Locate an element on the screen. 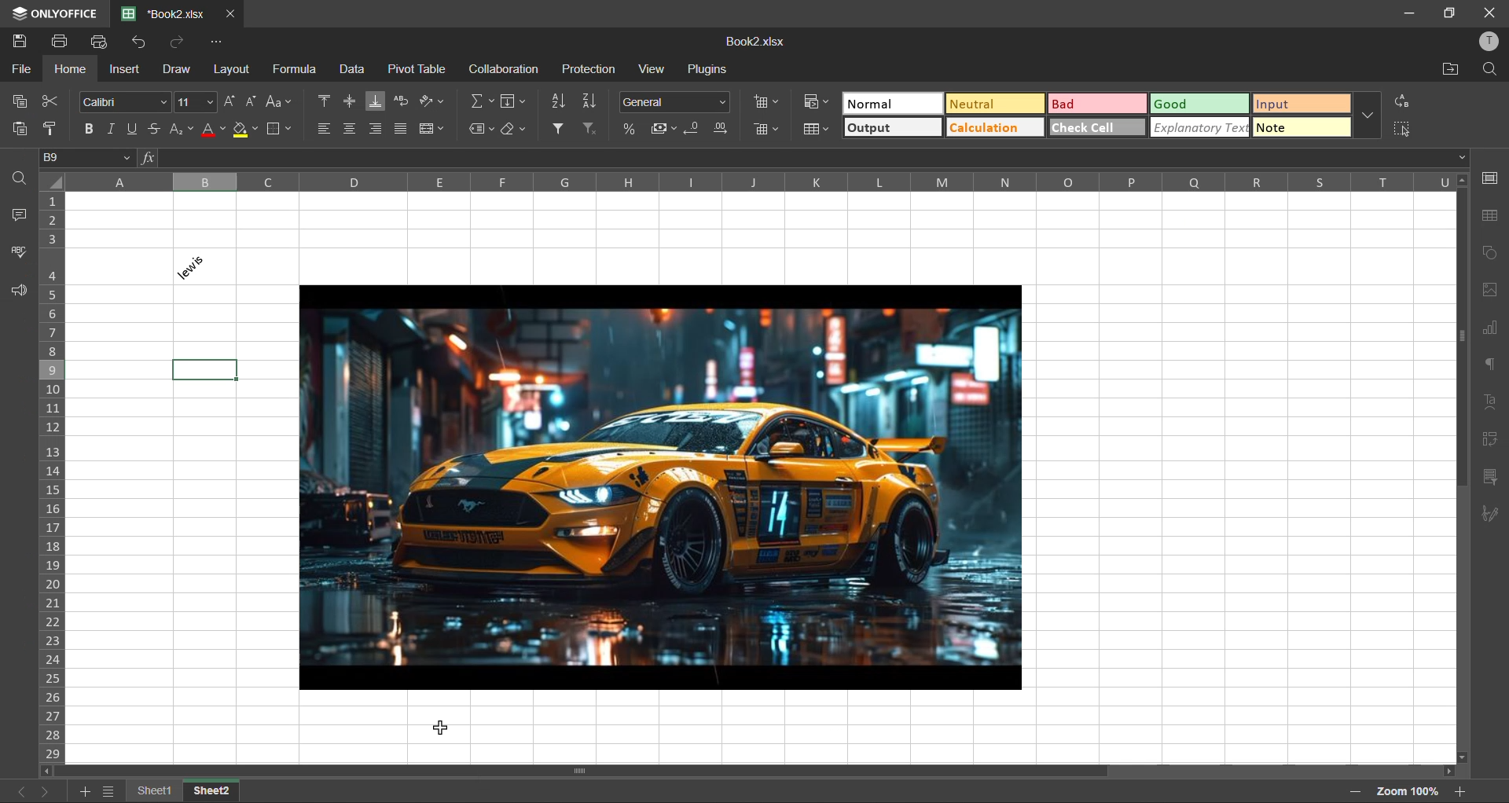 The width and height of the screenshot is (1509, 803). font style is located at coordinates (123, 101).